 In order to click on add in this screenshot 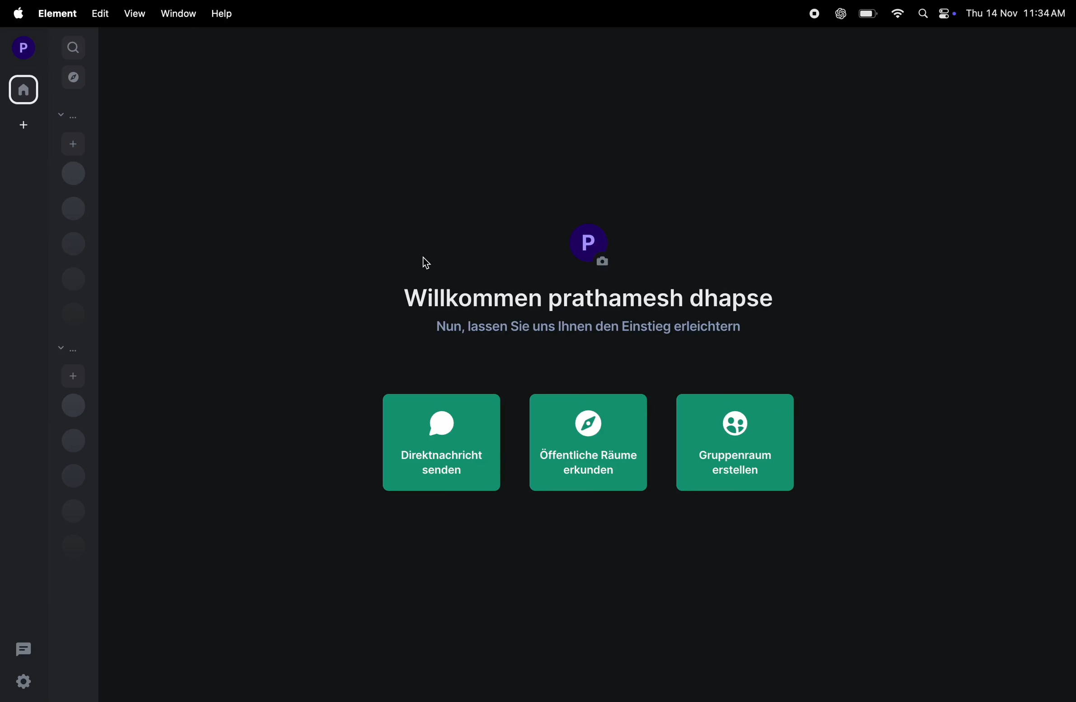, I will do `click(74, 142)`.